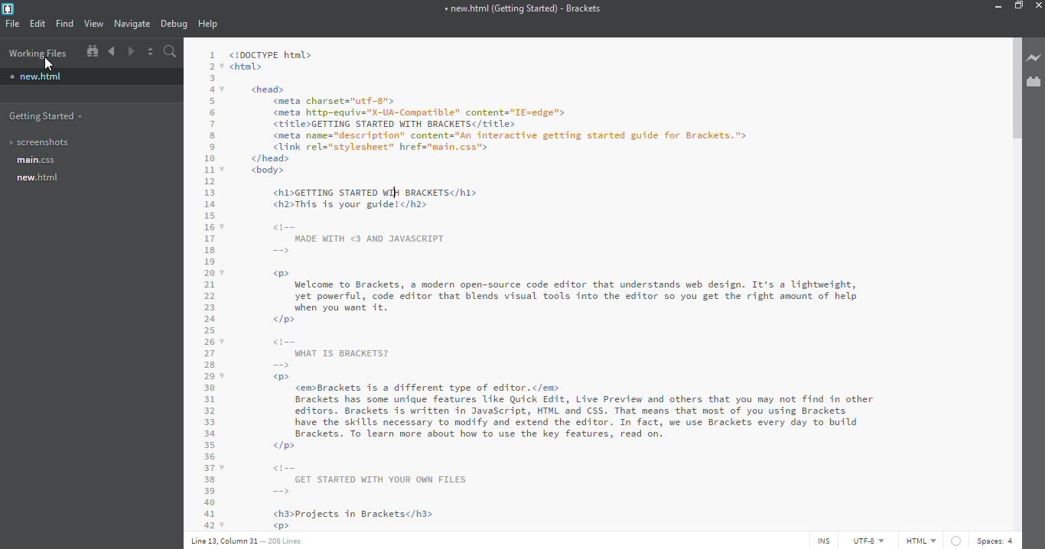 The image size is (1045, 549). I want to click on close, so click(1039, 5).